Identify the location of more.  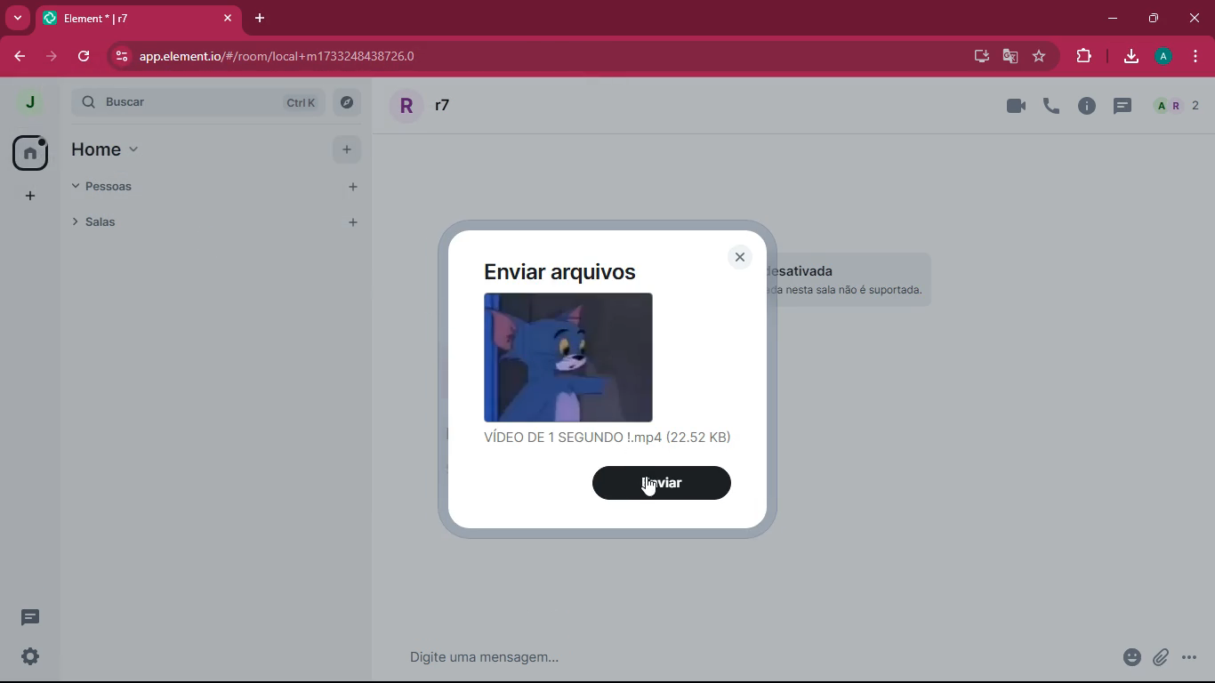
(17, 20).